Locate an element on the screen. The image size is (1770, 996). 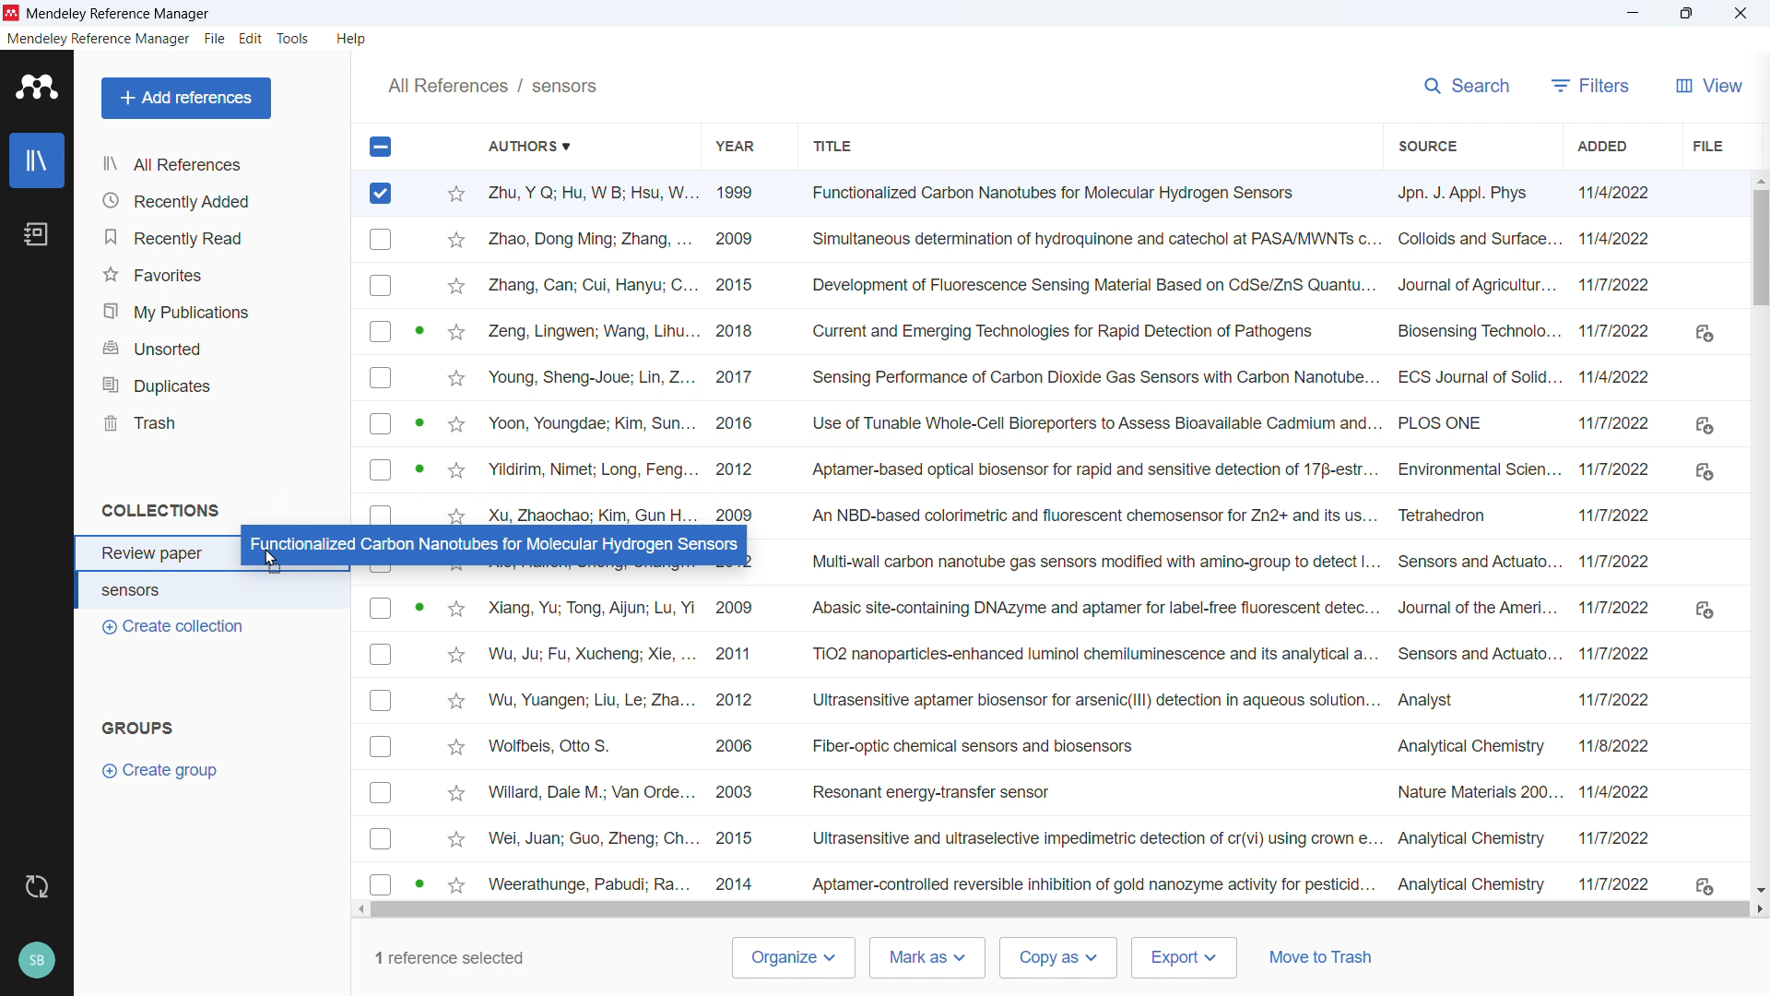
File  is located at coordinates (215, 39).